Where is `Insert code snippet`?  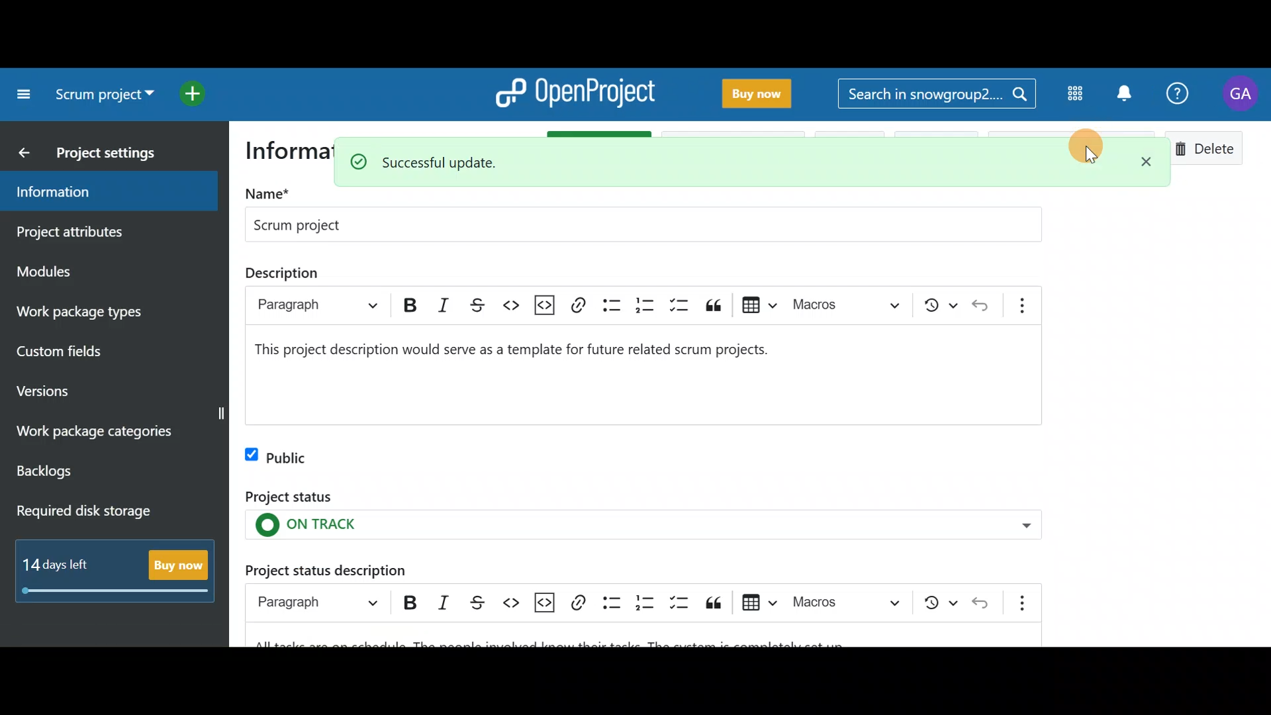
Insert code snippet is located at coordinates (543, 602).